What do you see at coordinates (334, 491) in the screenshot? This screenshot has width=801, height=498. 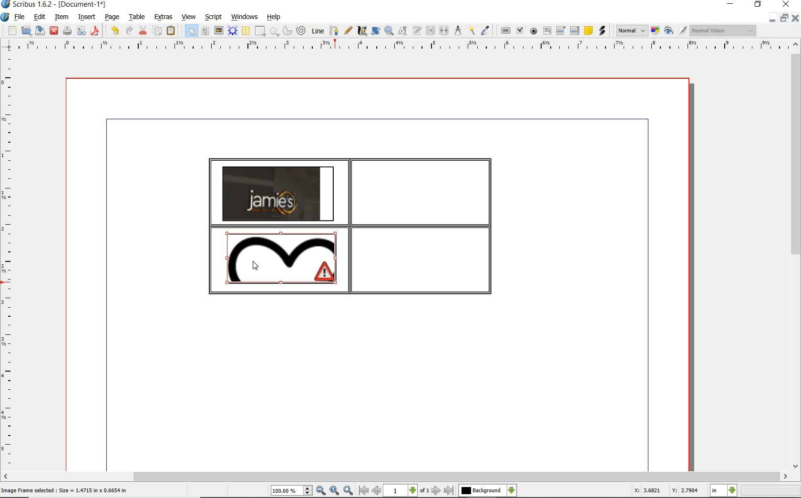 I see `zoom to` at bounding box center [334, 491].